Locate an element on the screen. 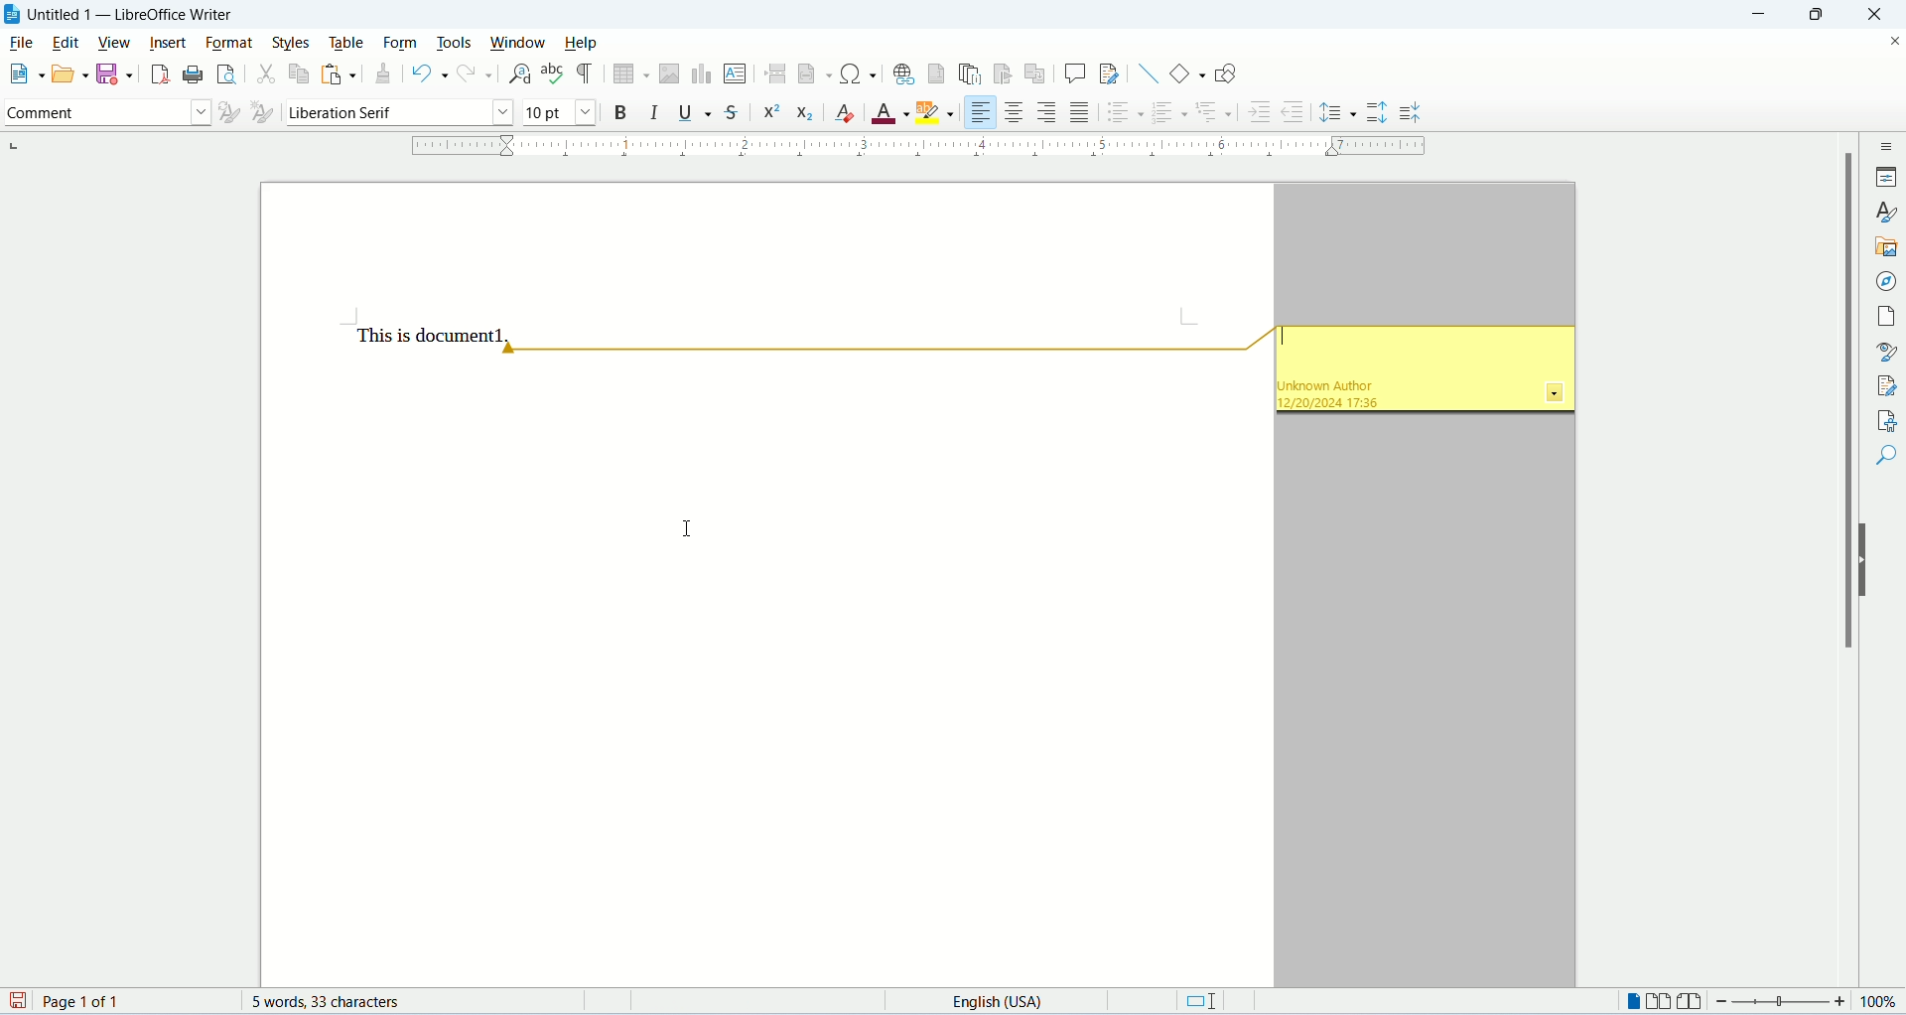 This screenshot has height=1015, width=1906. increase paragraph spacing is located at coordinates (1378, 113).